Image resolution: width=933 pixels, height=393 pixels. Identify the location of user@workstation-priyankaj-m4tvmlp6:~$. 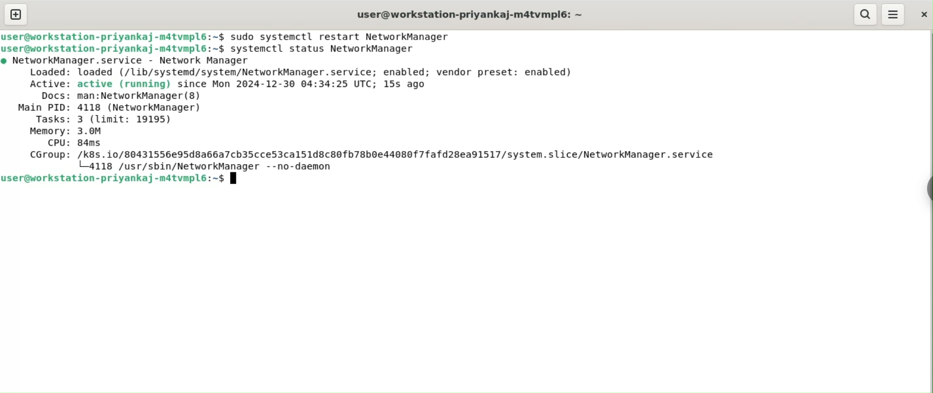
(113, 37).